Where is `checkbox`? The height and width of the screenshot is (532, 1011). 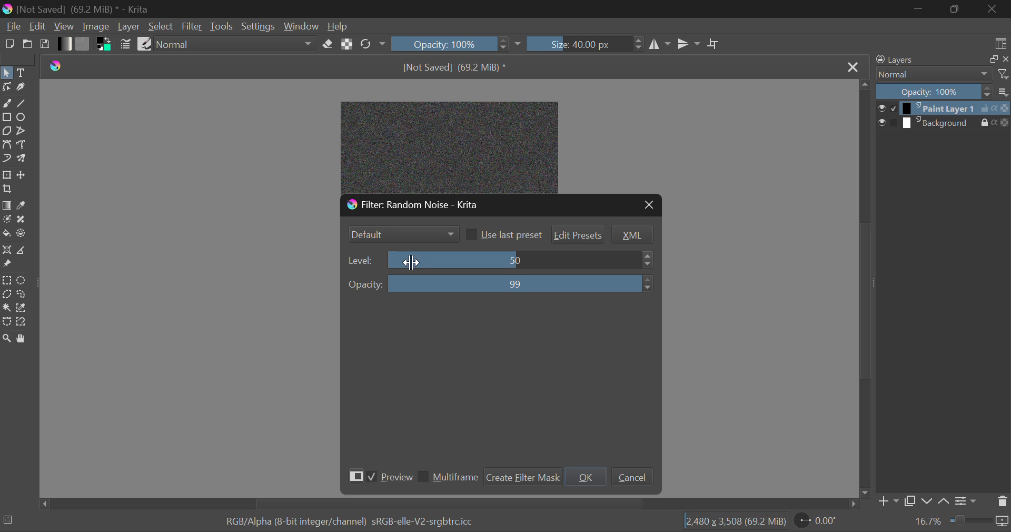
checkbox is located at coordinates (891, 109).